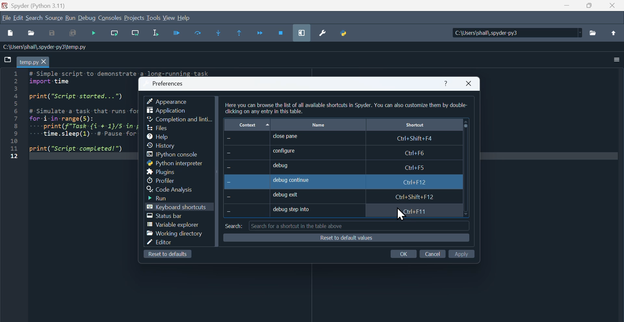 This screenshot has height=322, width=624. Describe the element at coordinates (319, 124) in the screenshot. I see `Name` at that location.